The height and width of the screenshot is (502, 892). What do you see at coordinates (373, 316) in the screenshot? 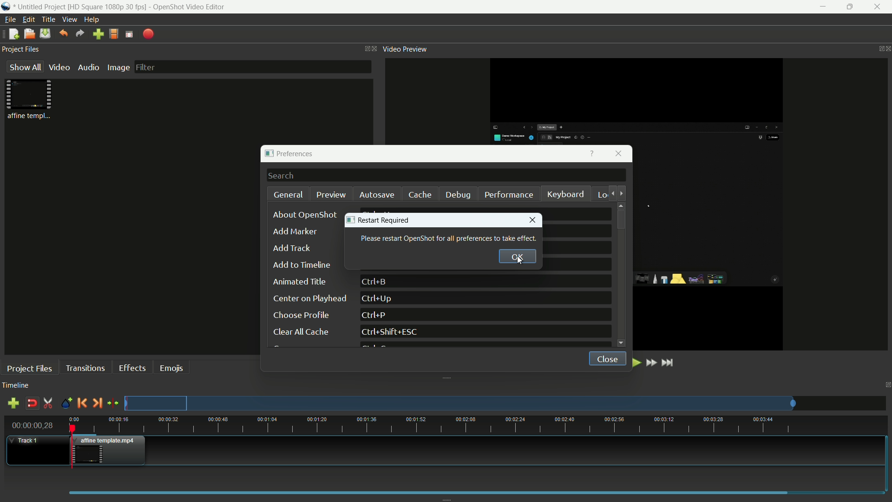
I see `keyboard shortcut` at bounding box center [373, 316].